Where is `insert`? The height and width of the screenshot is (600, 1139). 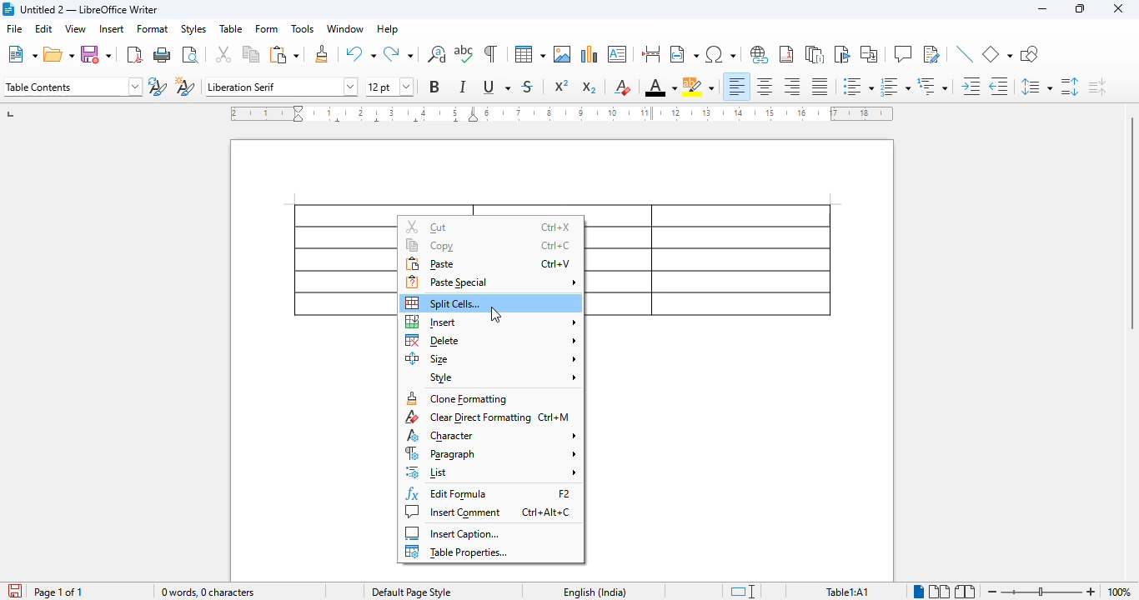
insert is located at coordinates (491, 322).